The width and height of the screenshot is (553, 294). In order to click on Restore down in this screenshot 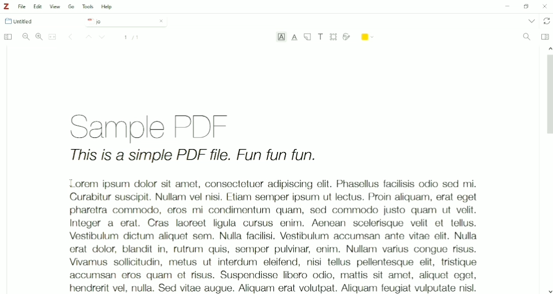, I will do `click(526, 7)`.